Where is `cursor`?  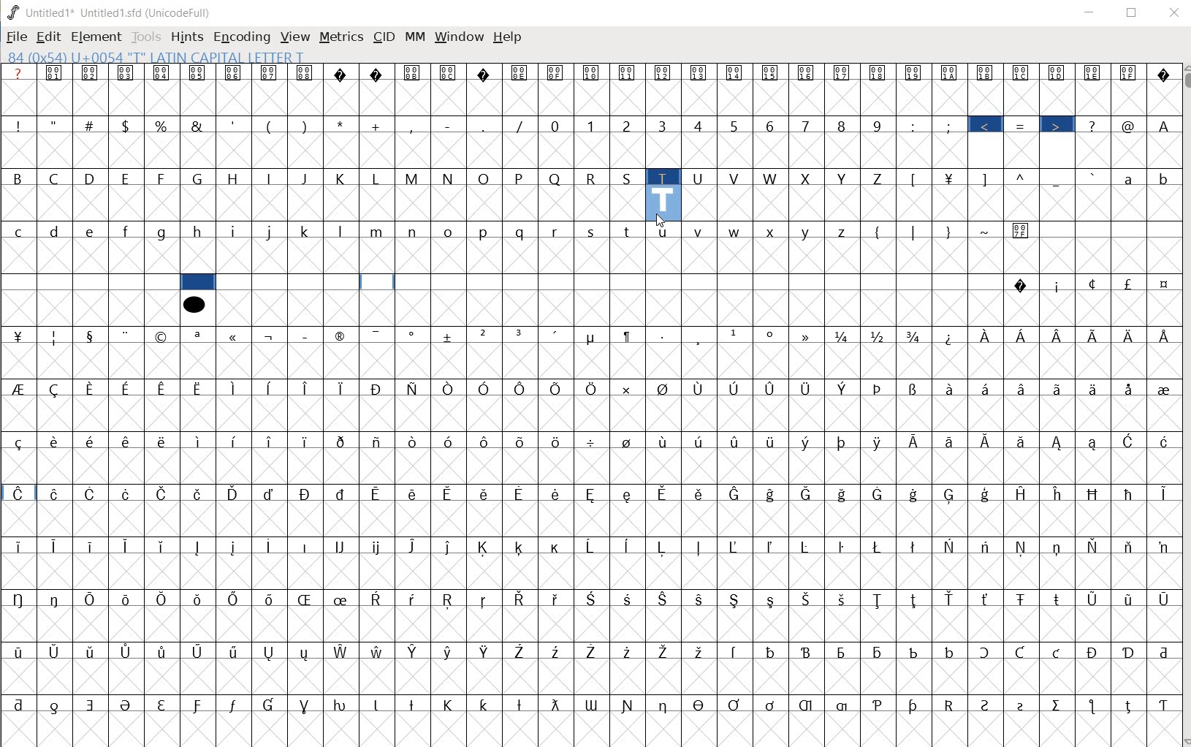
cursor is located at coordinates (660, 222).